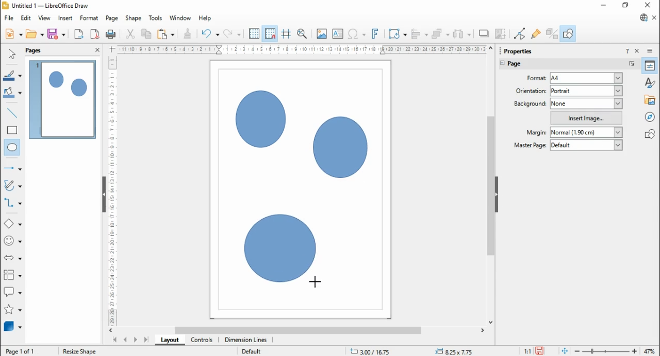 The height and width of the screenshot is (356, 660). I want to click on += 0,00x 0.00, so click(457, 351).